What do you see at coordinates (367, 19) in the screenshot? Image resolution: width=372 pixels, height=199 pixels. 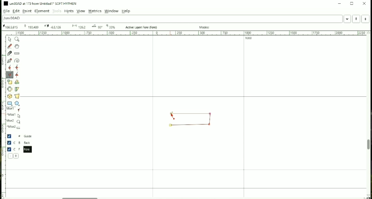 I see `Next Word` at bounding box center [367, 19].